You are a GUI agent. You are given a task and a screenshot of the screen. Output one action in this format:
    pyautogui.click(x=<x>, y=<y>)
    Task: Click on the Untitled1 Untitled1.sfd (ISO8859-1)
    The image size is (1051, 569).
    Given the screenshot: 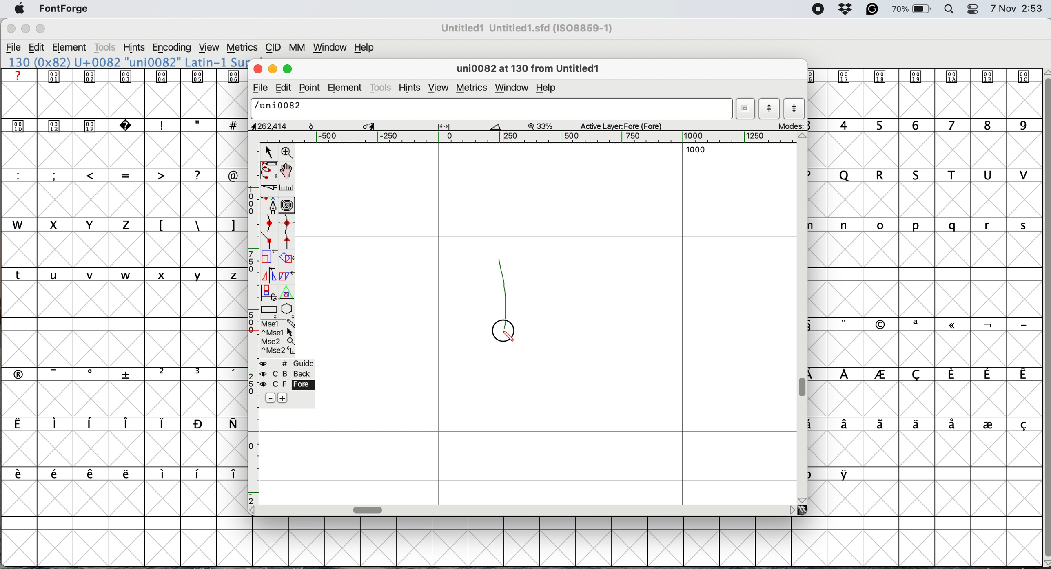 What is the action you would take?
    pyautogui.click(x=530, y=28)
    